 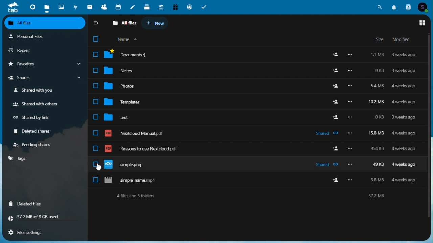 I want to click on files, so click(x=47, y=6).